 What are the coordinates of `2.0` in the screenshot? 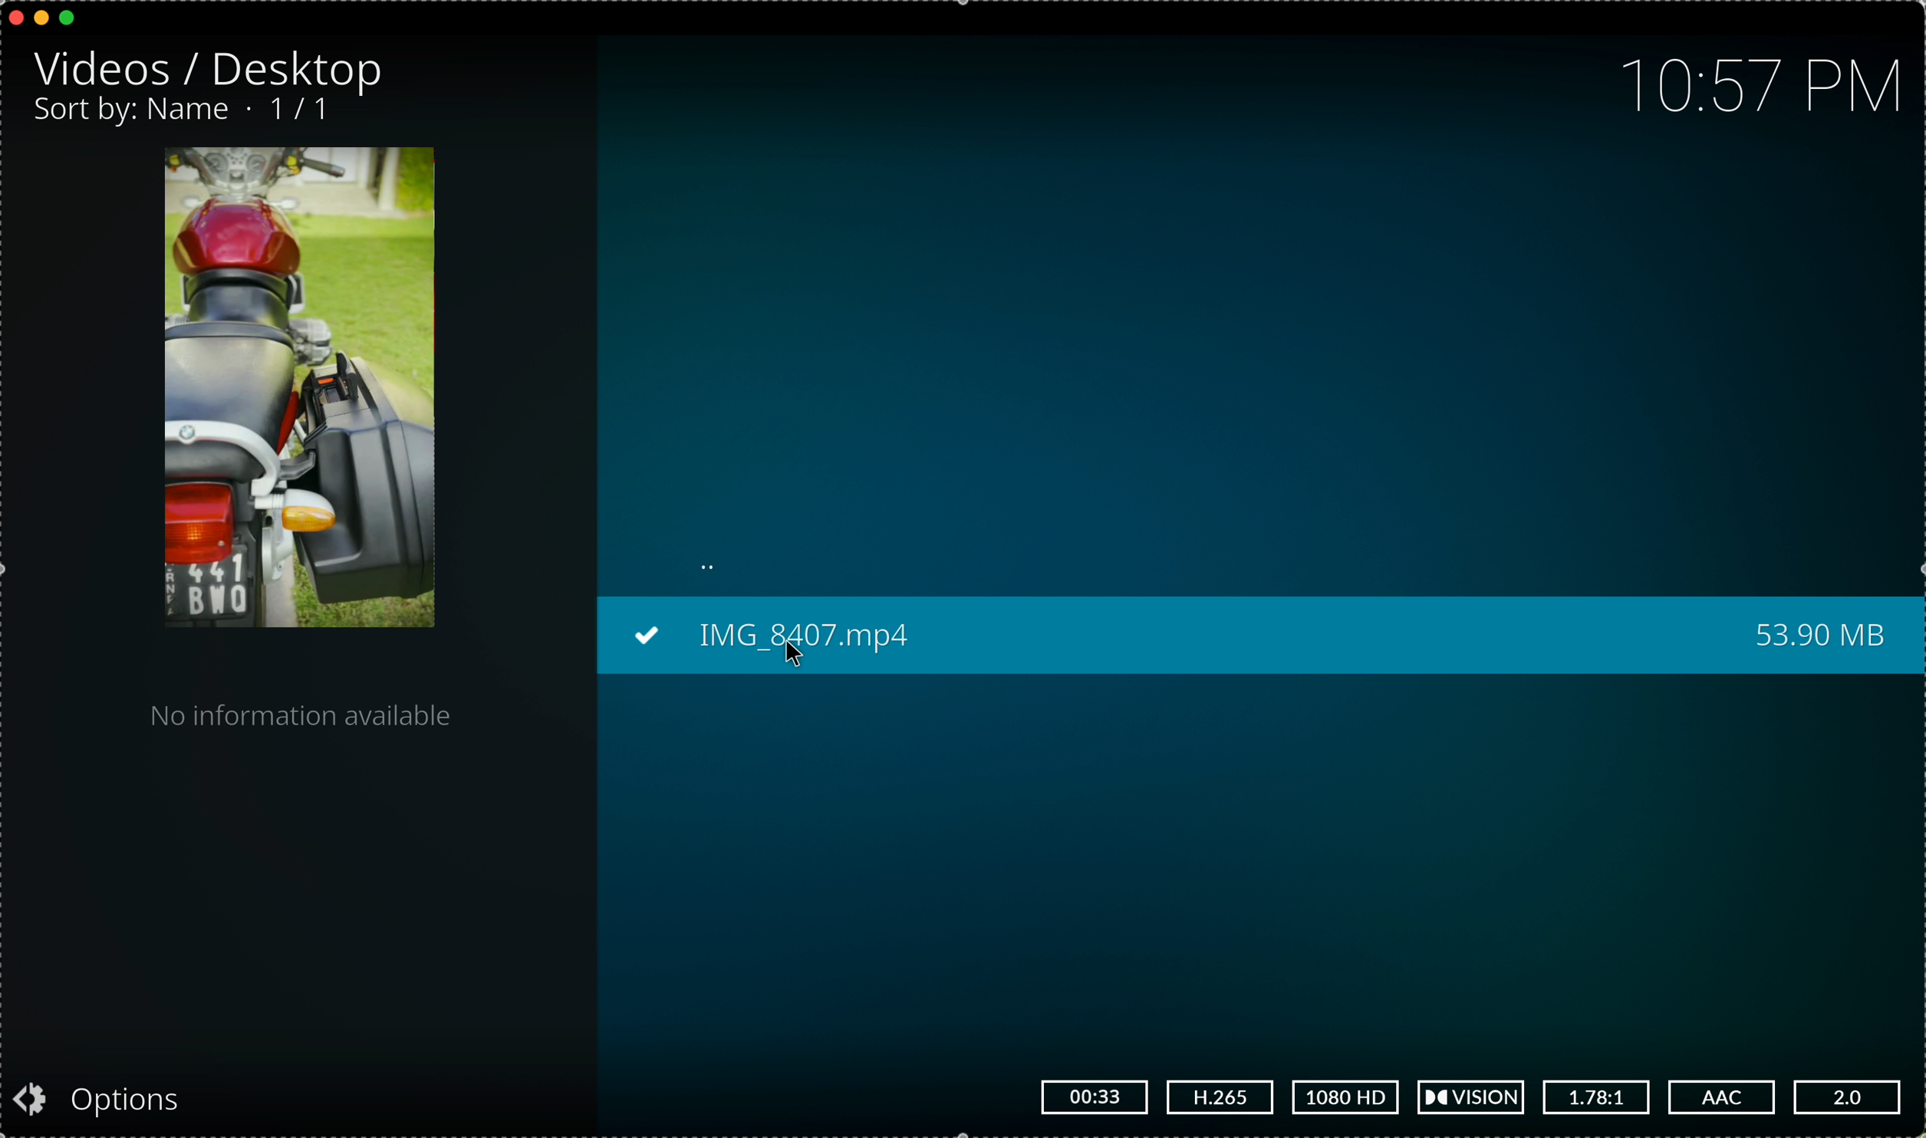 It's located at (1850, 1097).